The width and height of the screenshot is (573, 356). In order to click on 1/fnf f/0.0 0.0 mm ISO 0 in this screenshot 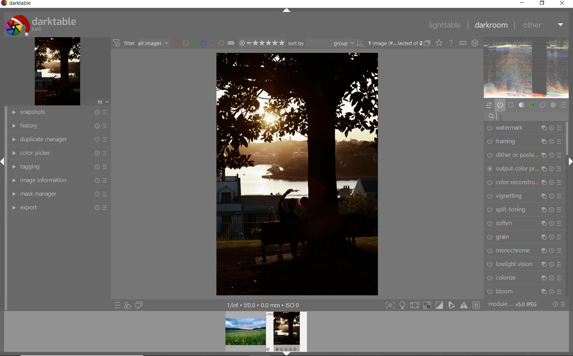, I will do `click(265, 304)`.